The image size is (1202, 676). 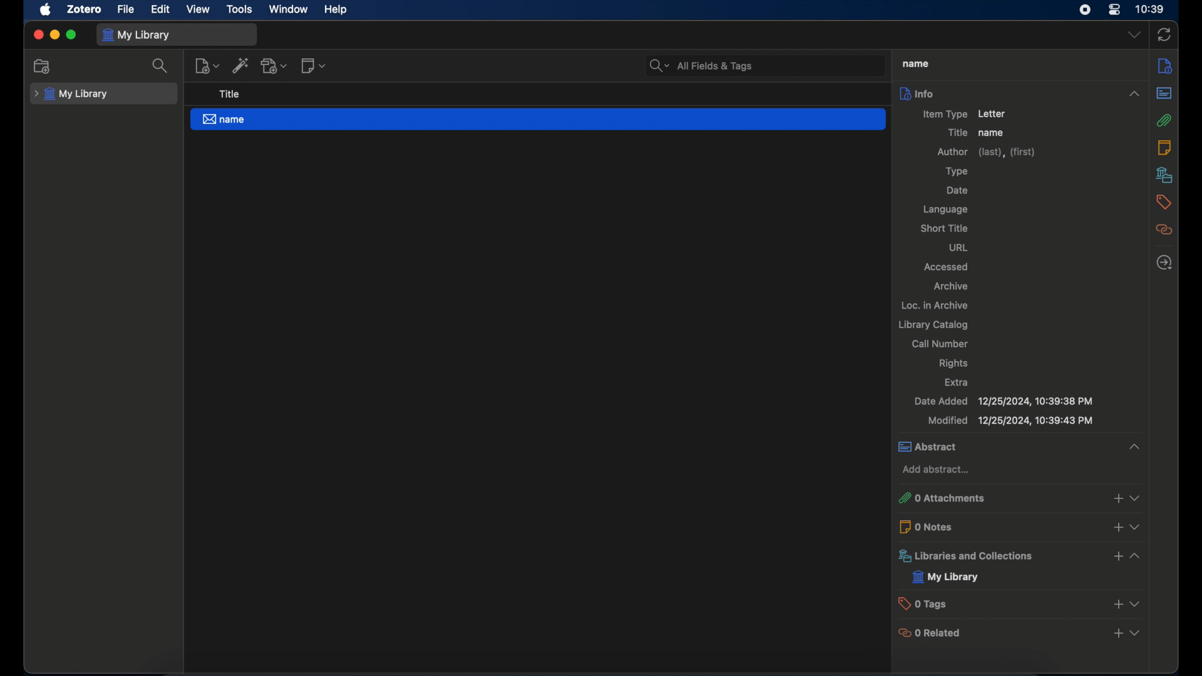 I want to click on add, so click(x=1117, y=603).